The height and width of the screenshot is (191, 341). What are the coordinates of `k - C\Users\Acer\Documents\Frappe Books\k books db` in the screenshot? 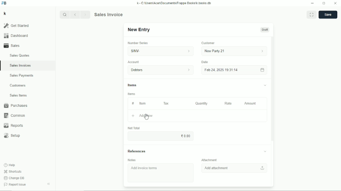 It's located at (175, 3).